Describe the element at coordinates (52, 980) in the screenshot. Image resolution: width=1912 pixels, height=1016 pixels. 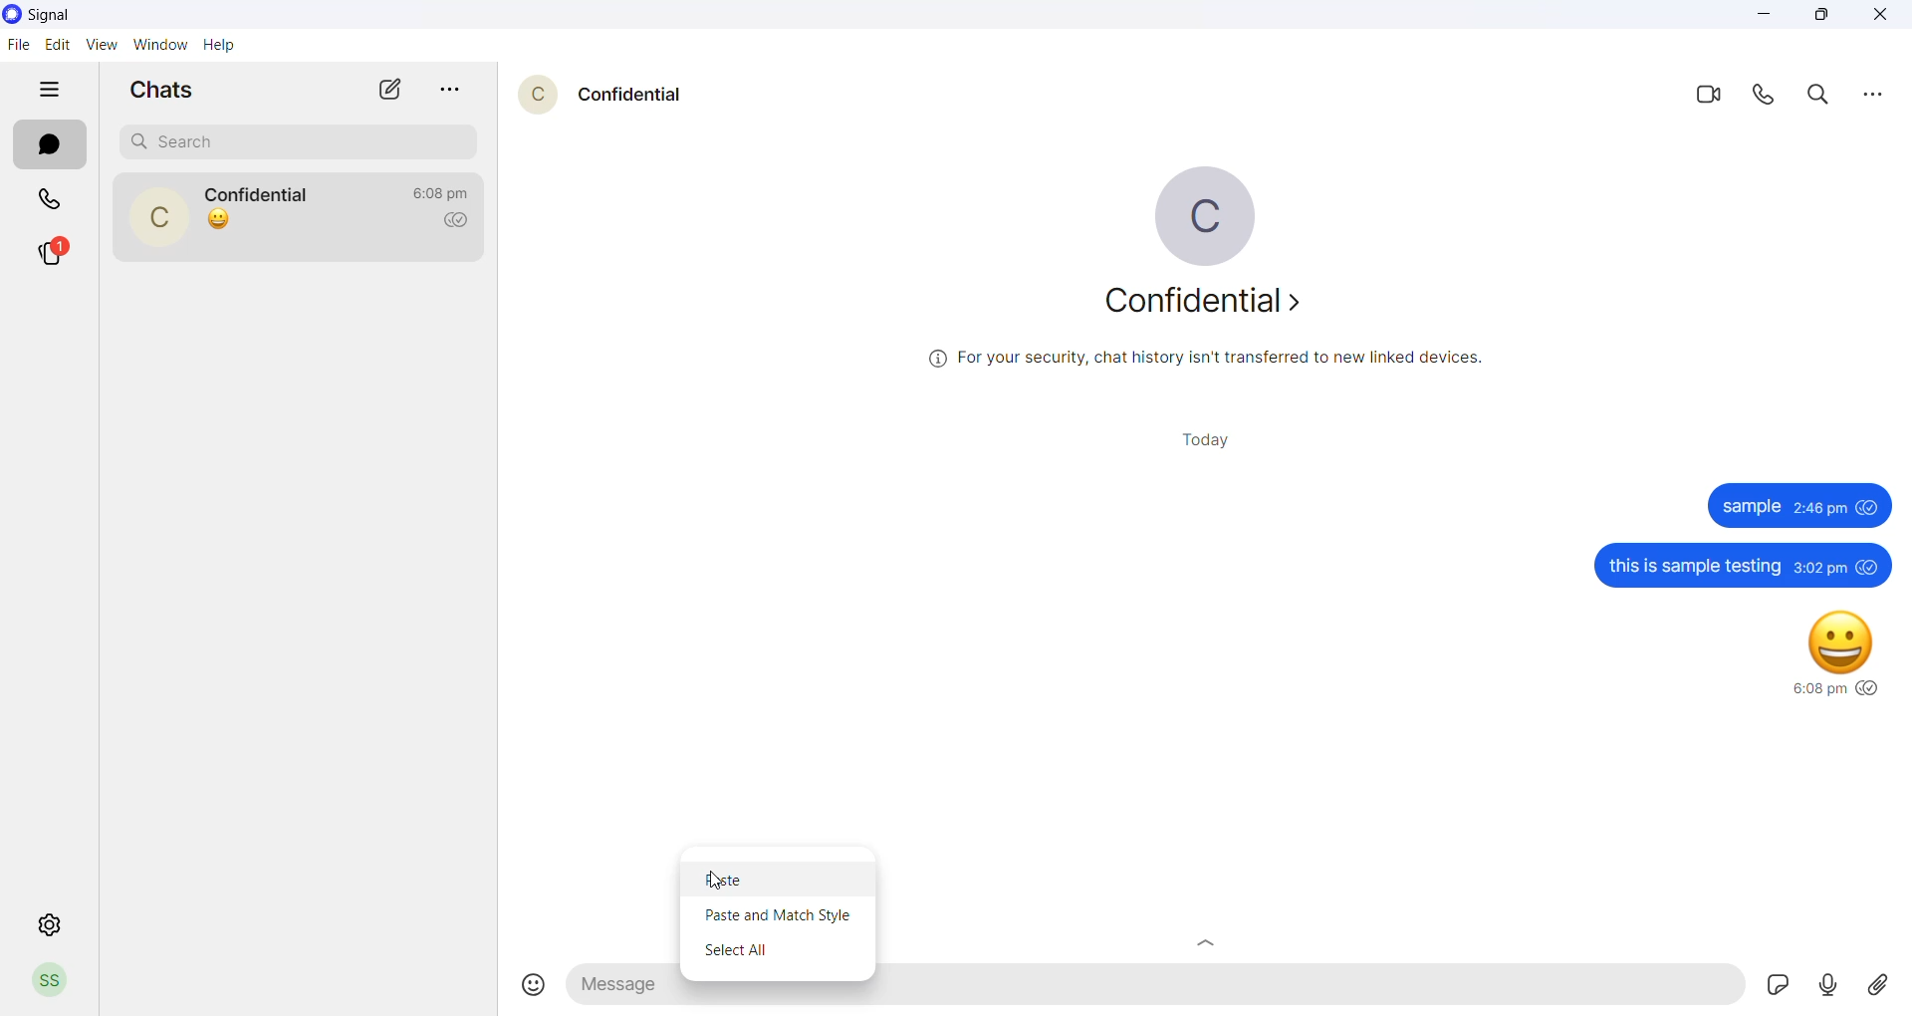
I see `Profile` at that location.